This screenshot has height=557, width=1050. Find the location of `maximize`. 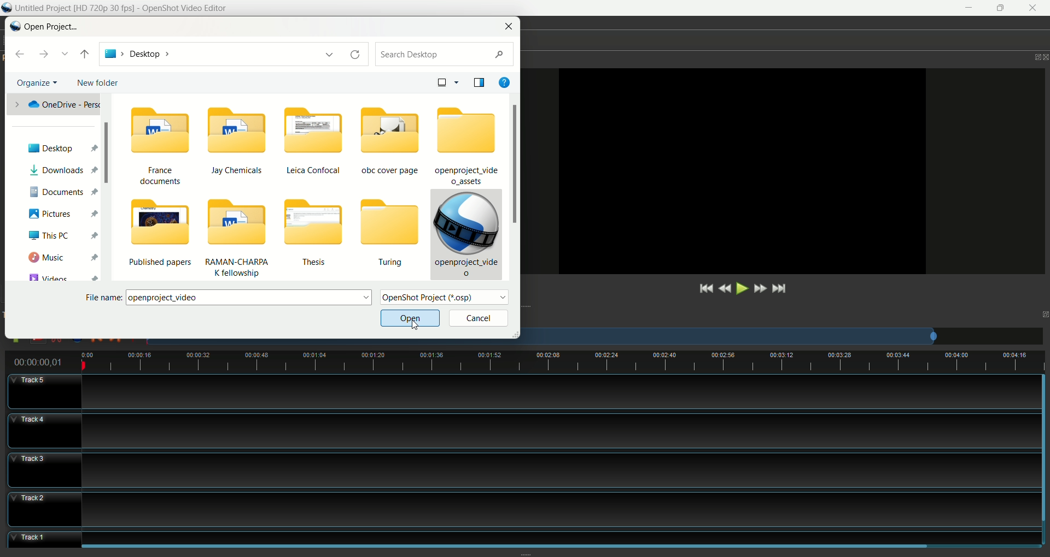

maximize is located at coordinates (1041, 310).